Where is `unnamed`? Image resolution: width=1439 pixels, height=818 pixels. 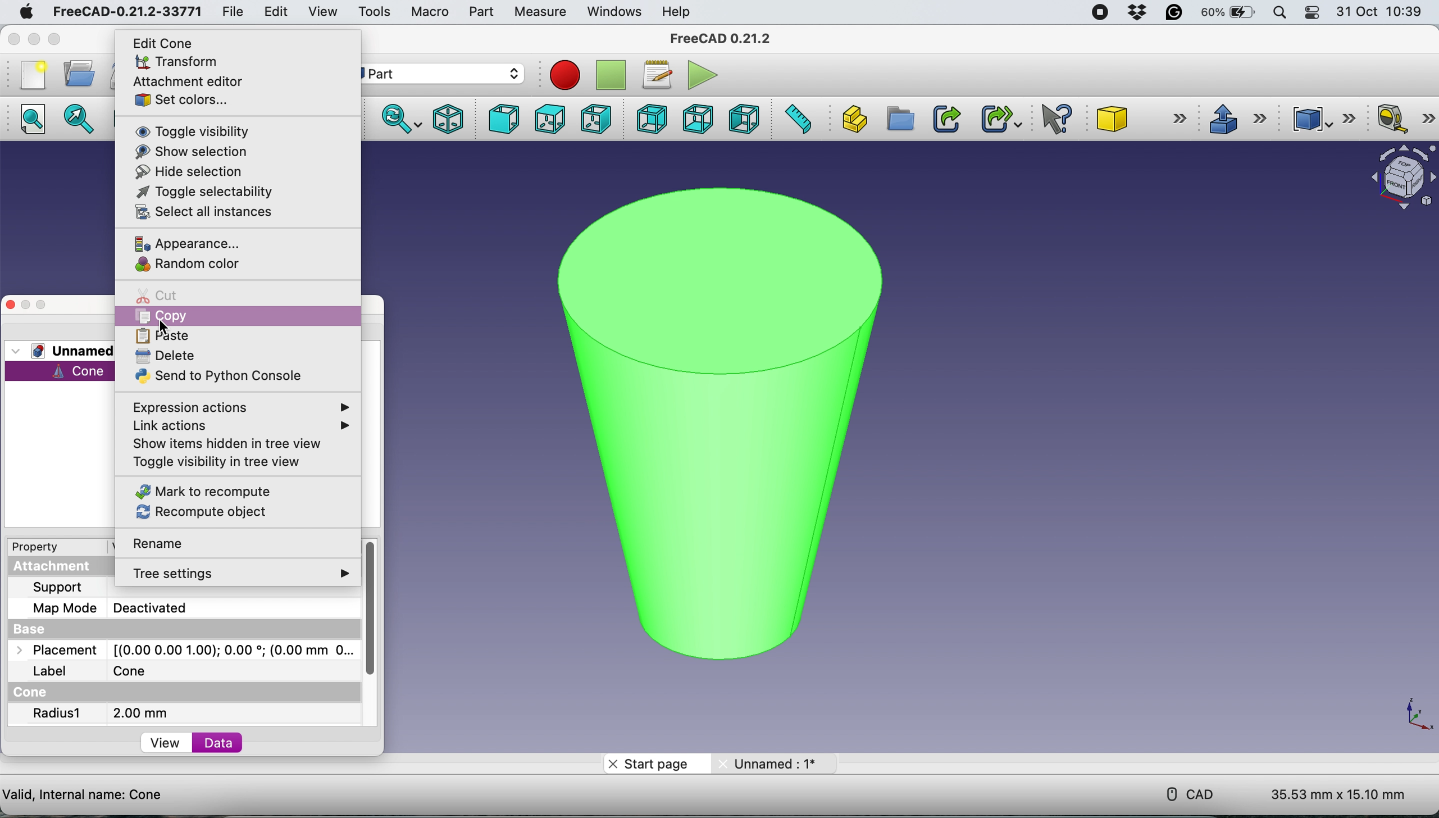
unnamed is located at coordinates (67, 351).